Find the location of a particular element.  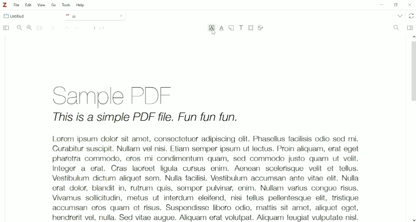

Toggle Sidebar is located at coordinates (5, 28).